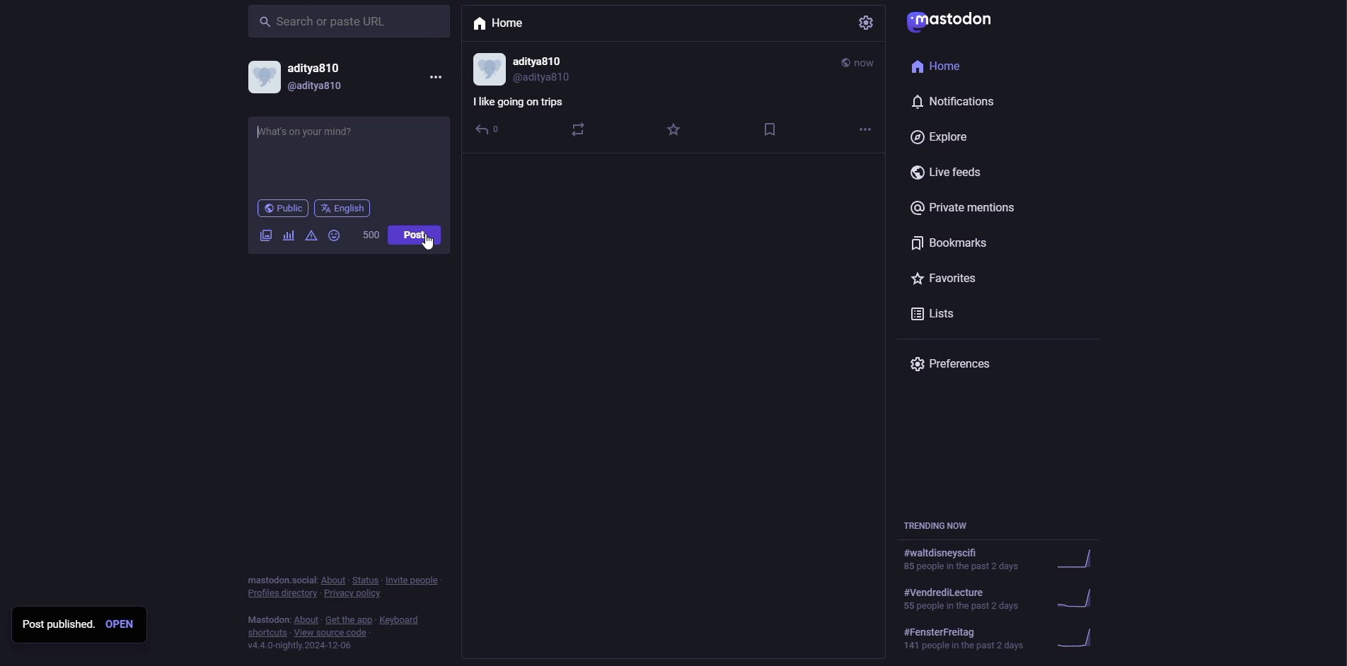 The height and width of the screenshot is (666, 1347). What do you see at coordinates (265, 236) in the screenshot?
I see `image` at bounding box center [265, 236].